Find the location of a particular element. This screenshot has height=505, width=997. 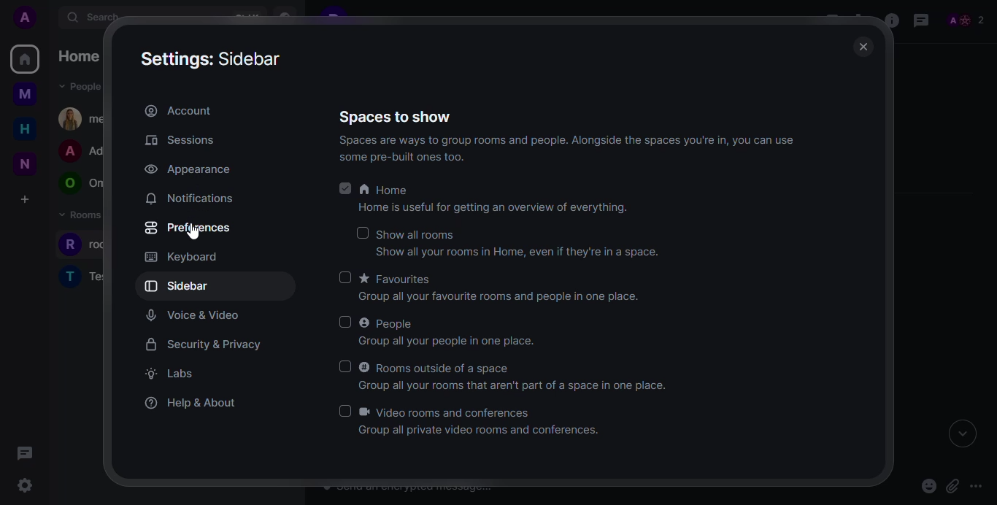

home is located at coordinates (24, 129).